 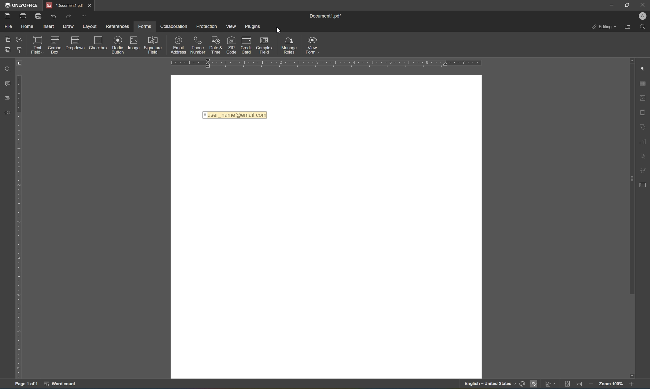 I want to click on feedback & support, so click(x=8, y=113).